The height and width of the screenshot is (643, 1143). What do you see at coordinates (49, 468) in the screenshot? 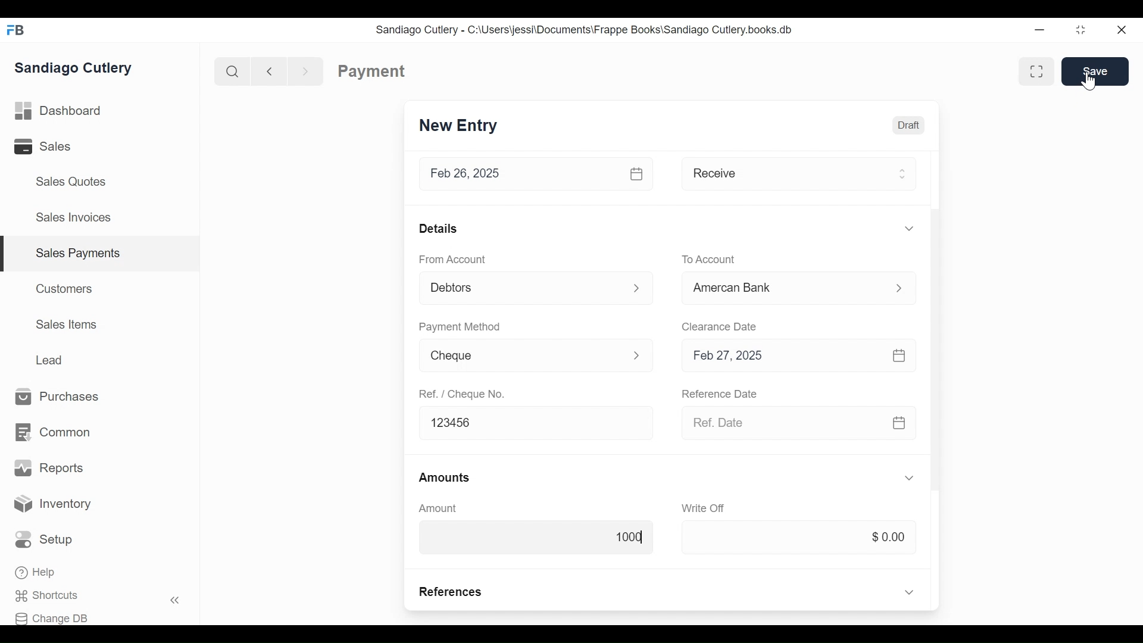
I see `Reports` at bounding box center [49, 468].